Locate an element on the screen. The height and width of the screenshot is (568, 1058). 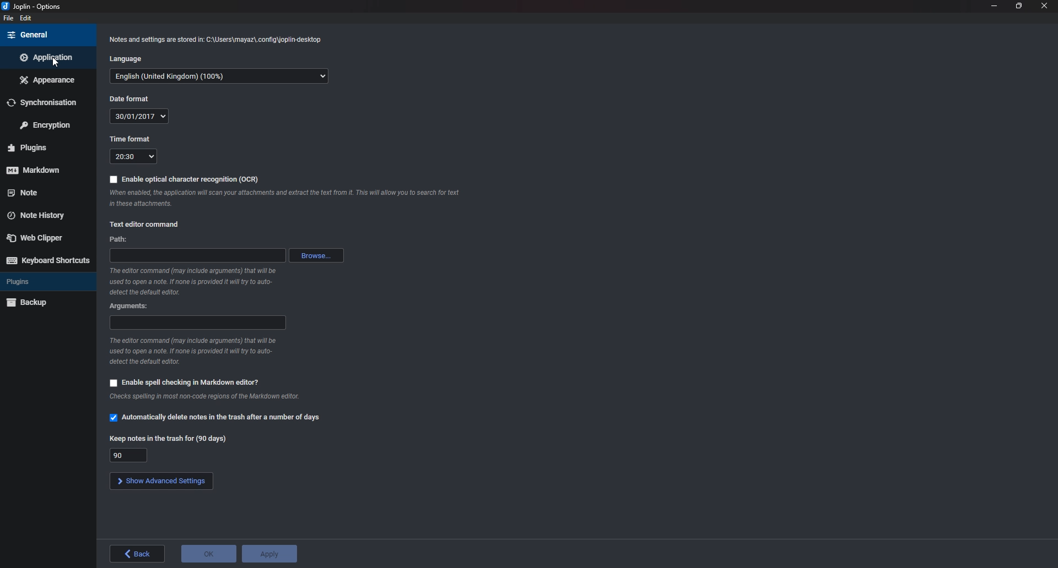
note is located at coordinates (41, 193).